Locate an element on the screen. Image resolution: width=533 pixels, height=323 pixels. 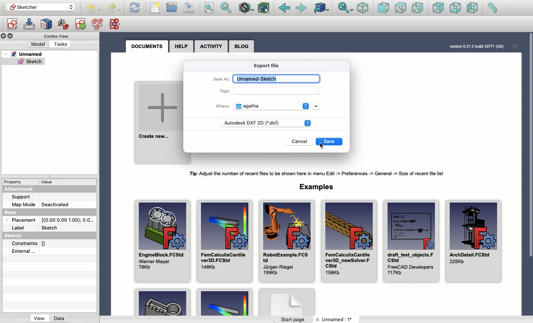
Agatha - location is located at coordinates (278, 106).